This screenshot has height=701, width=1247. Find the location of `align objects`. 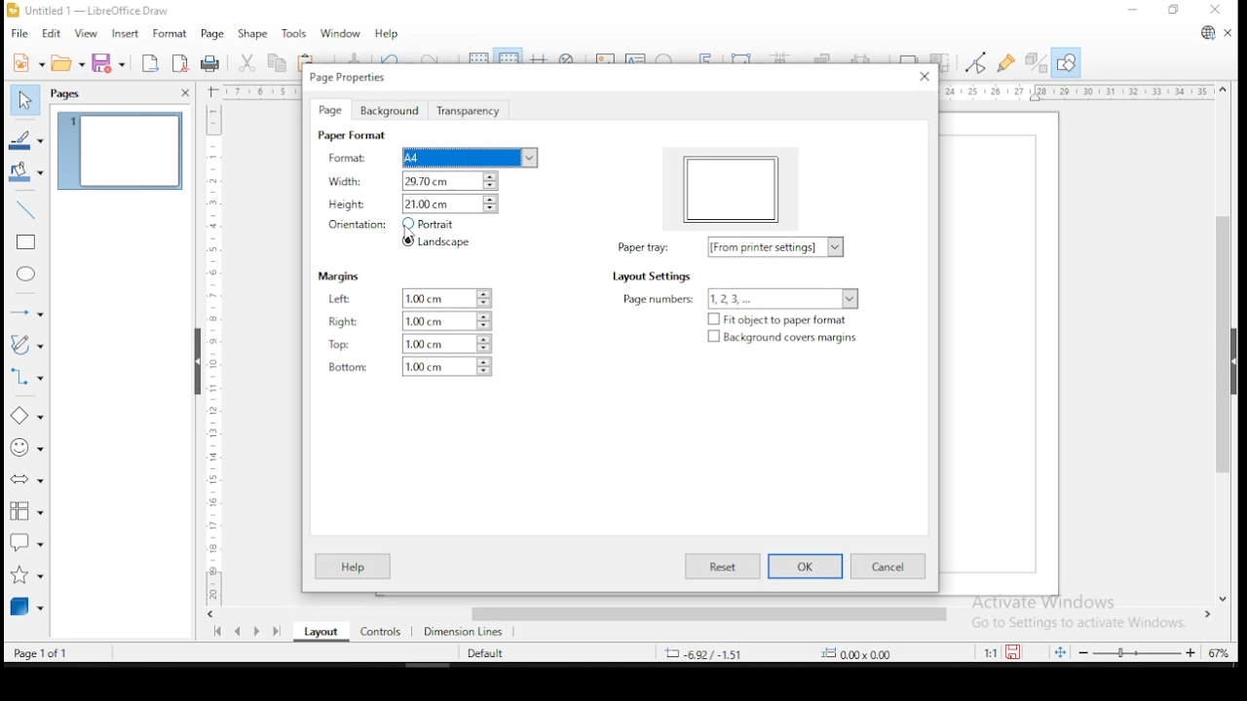

align objects is located at coordinates (785, 57).